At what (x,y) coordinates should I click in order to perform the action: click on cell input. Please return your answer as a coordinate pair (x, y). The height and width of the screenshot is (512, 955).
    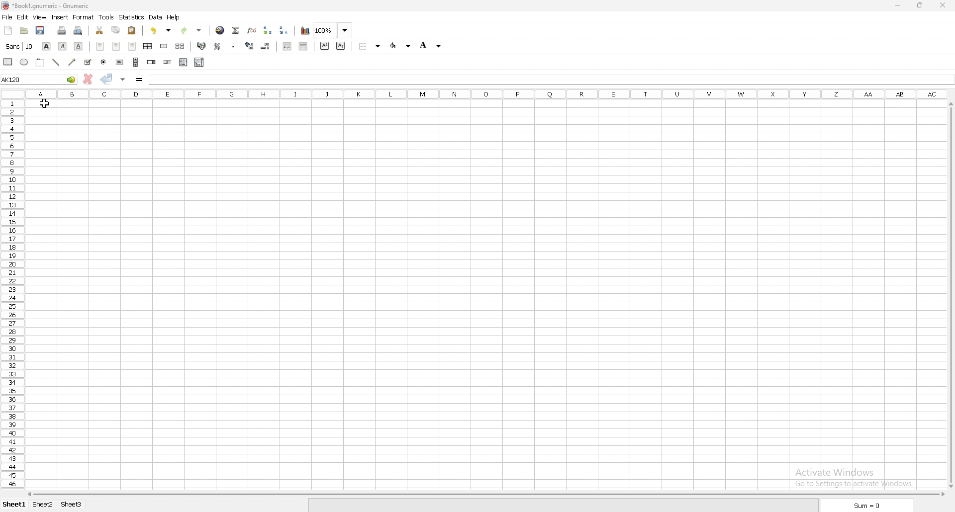
    Looking at the image, I should click on (551, 79).